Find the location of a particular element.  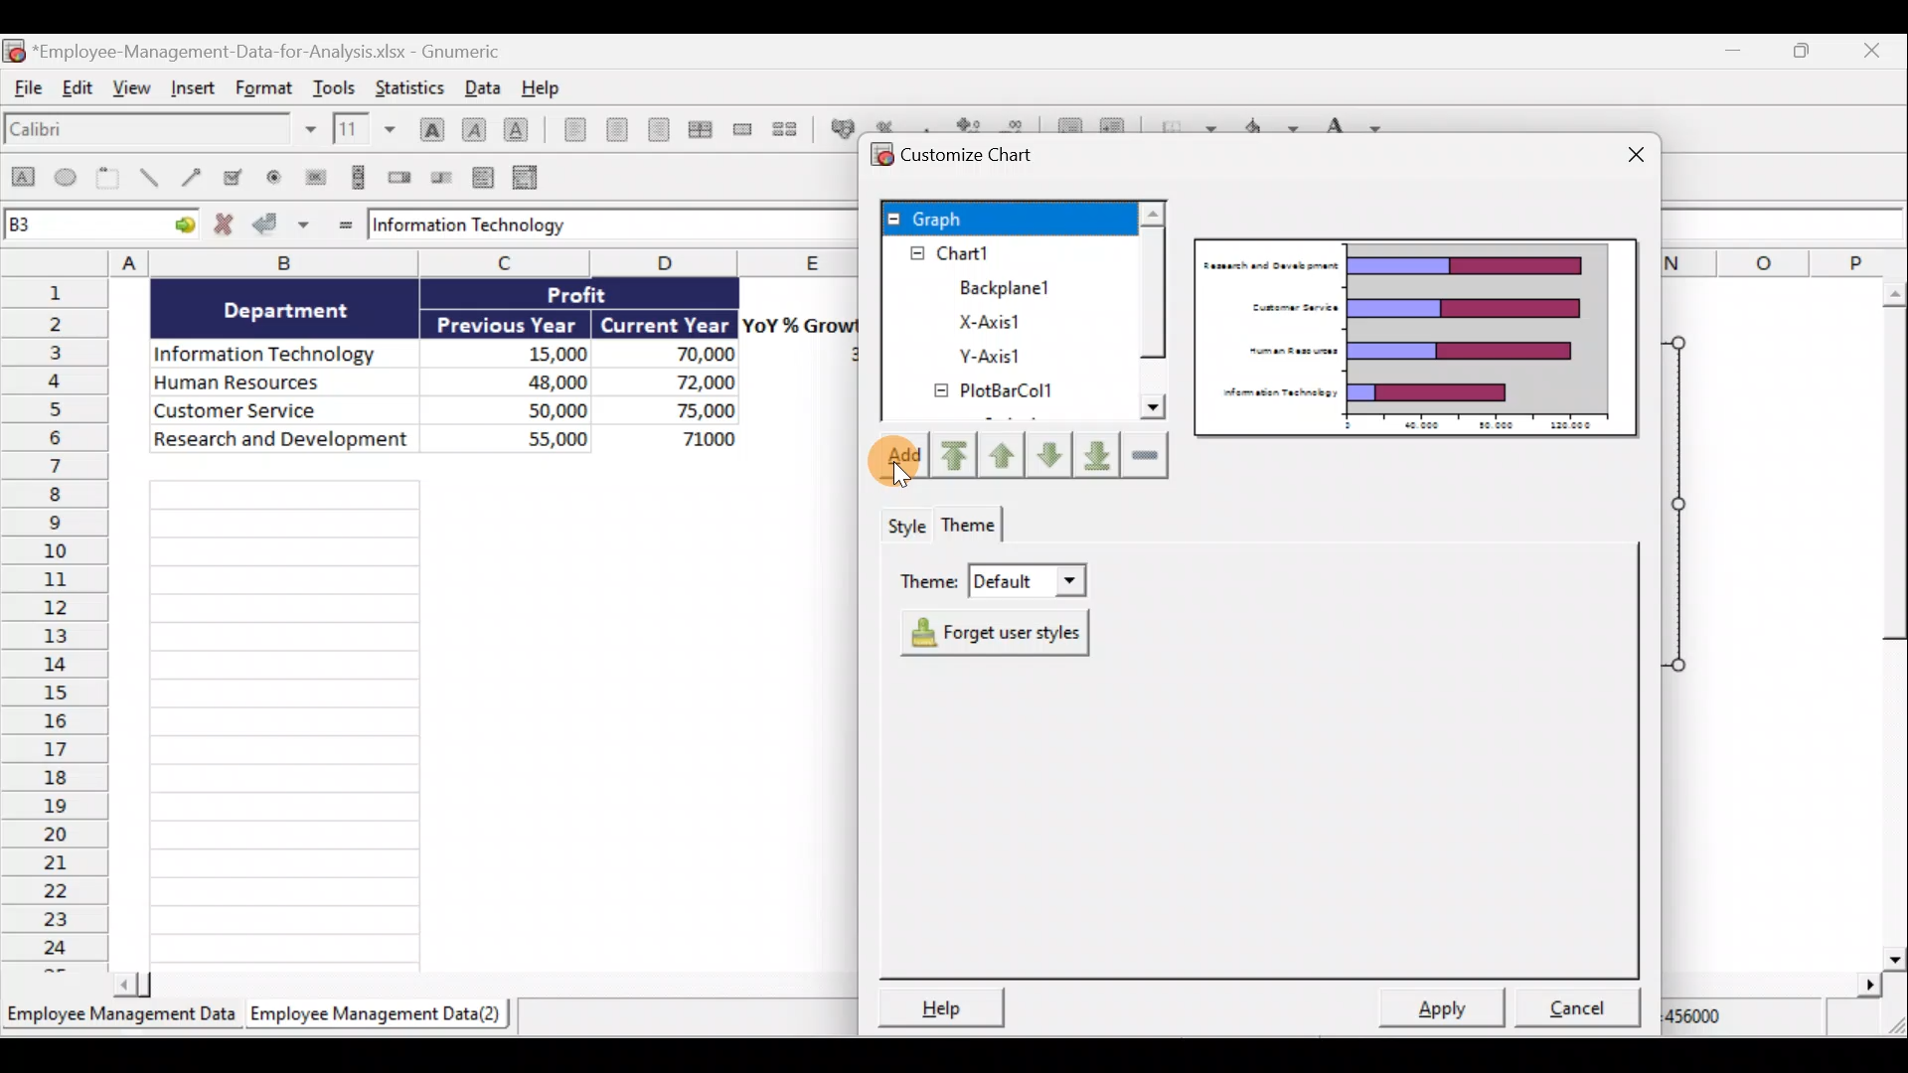

Remove is located at coordinates (1144, 455).